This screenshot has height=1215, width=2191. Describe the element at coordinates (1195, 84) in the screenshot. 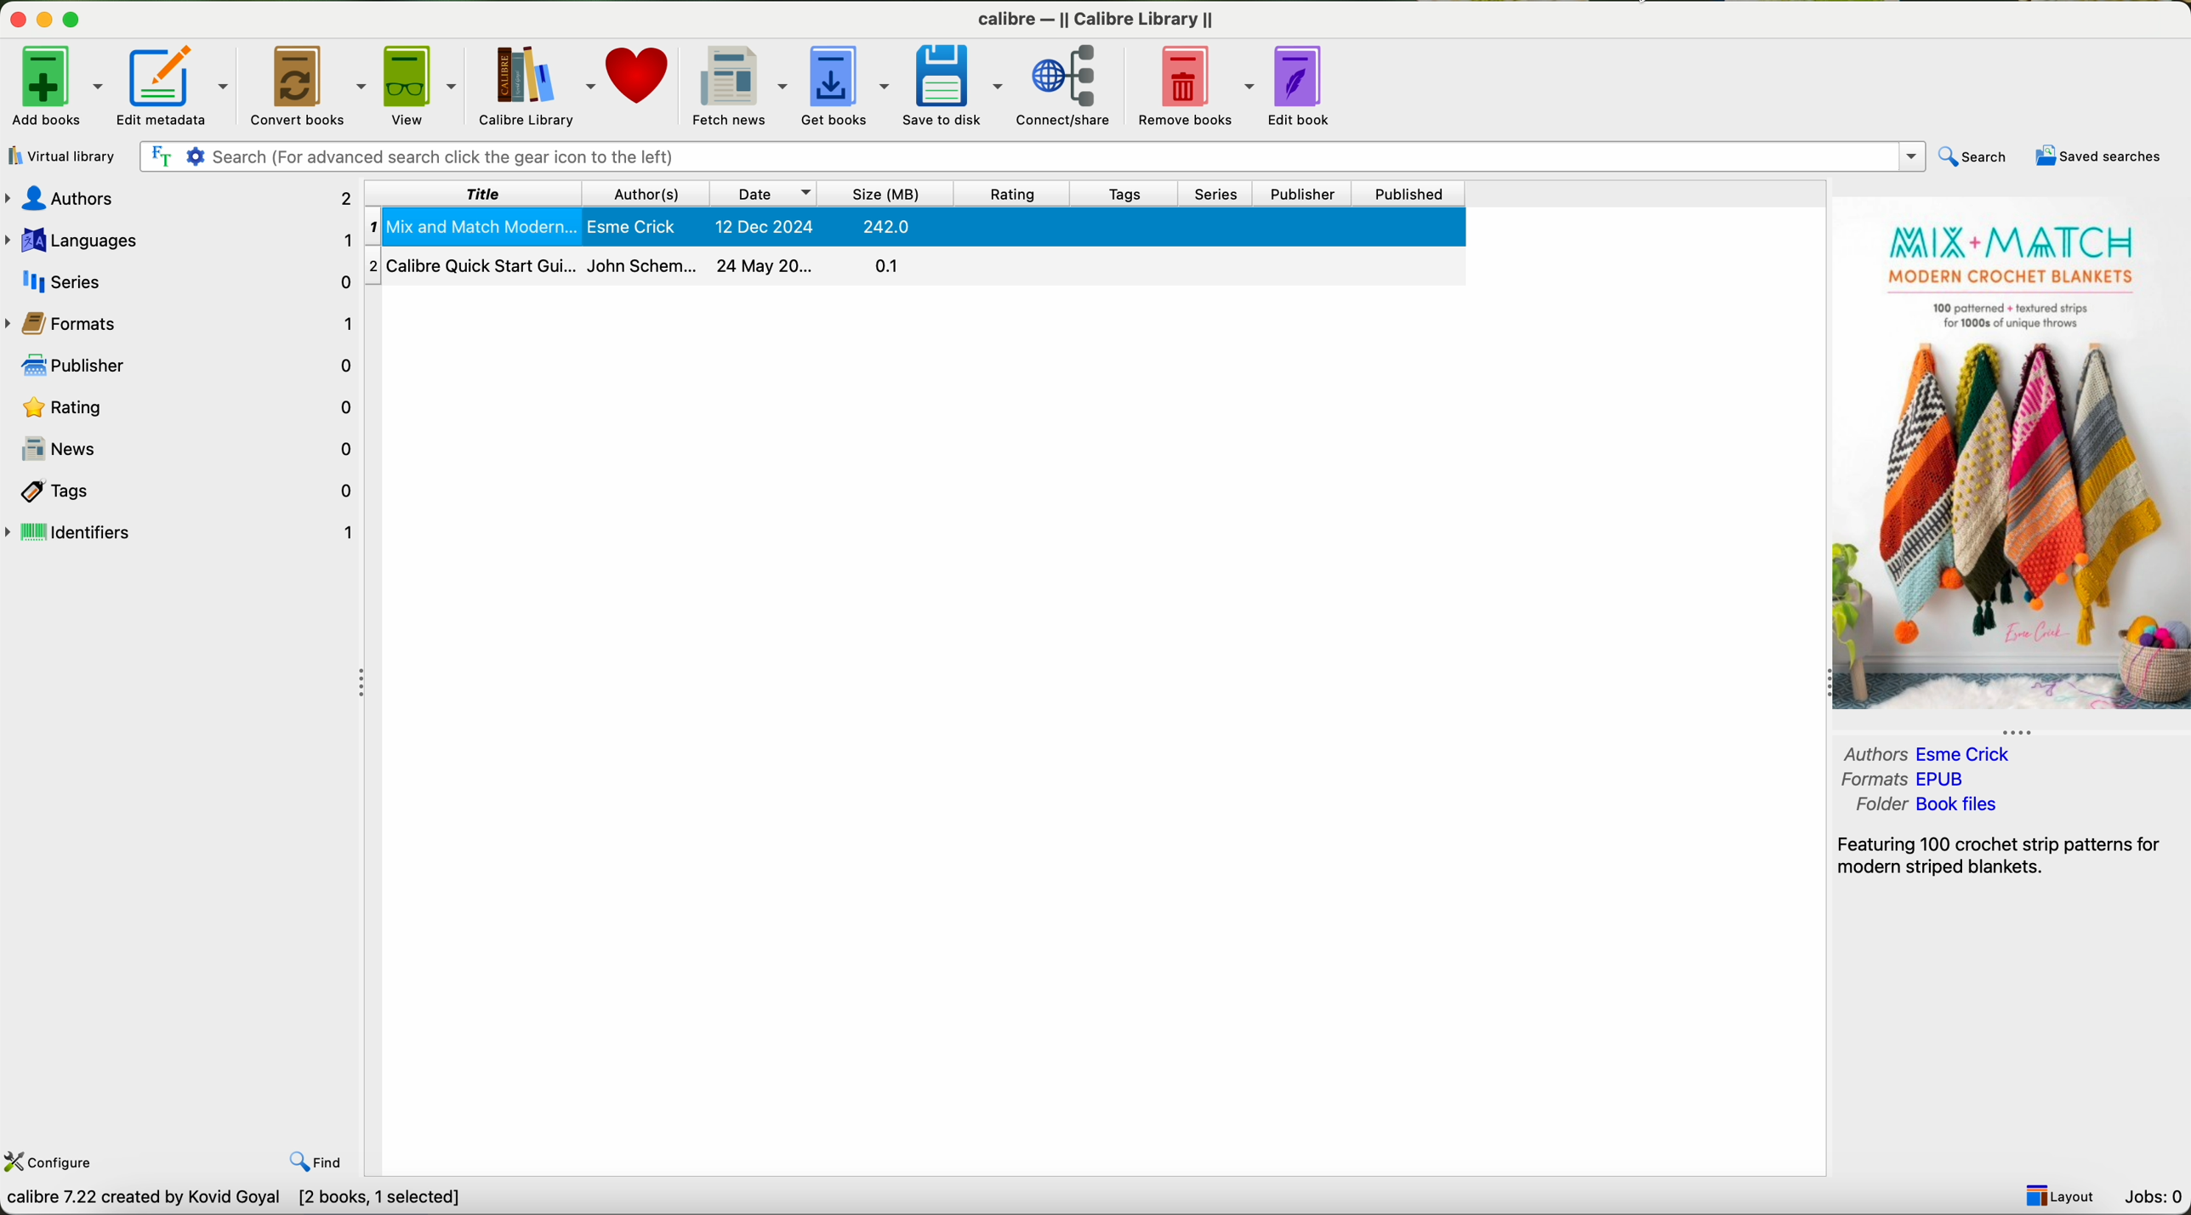

I see `remove books` at that location.